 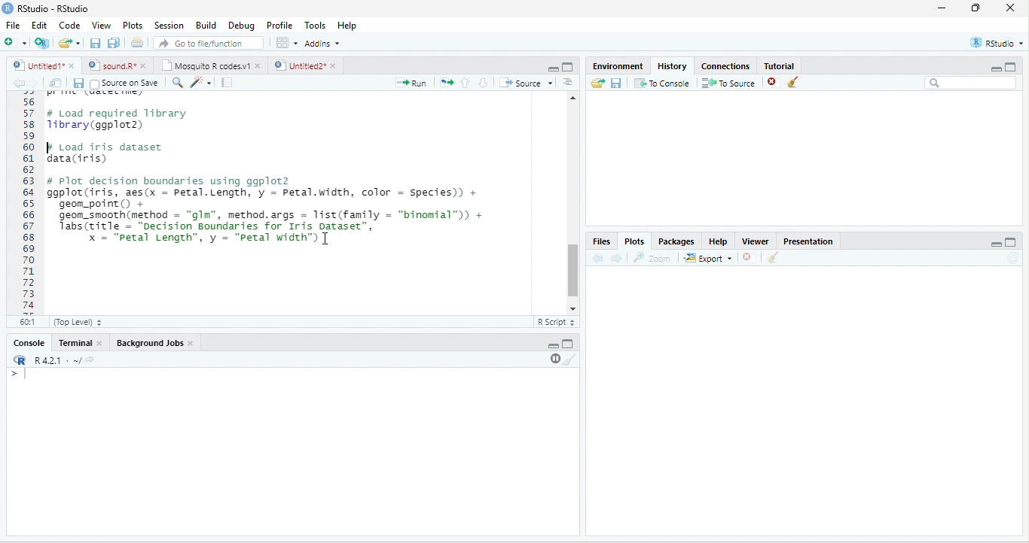 What do you see at coordinates (651, 258) in the screenshot?
I see `Zoom` at bounding box center [651, 258].